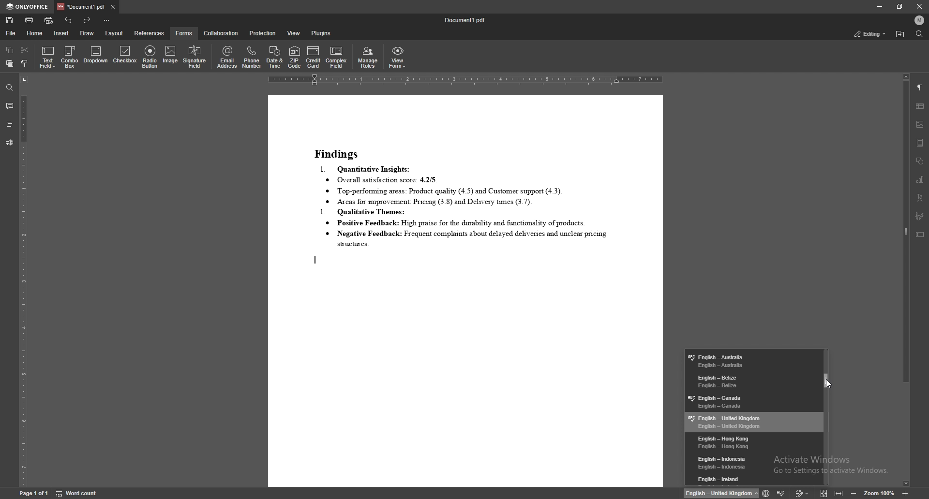 The image size is (929, 499). Describe the element at coordinates (338, 58) in the screenshot. I see `complex field` at that location.